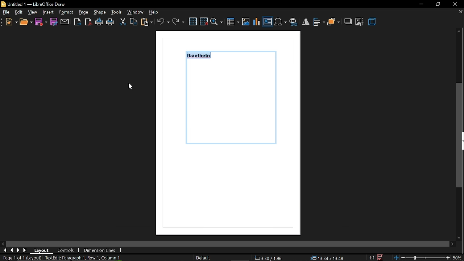 The width and height of the screenshot is (464, 261). I want to click on Minimize, so click(421, 4).